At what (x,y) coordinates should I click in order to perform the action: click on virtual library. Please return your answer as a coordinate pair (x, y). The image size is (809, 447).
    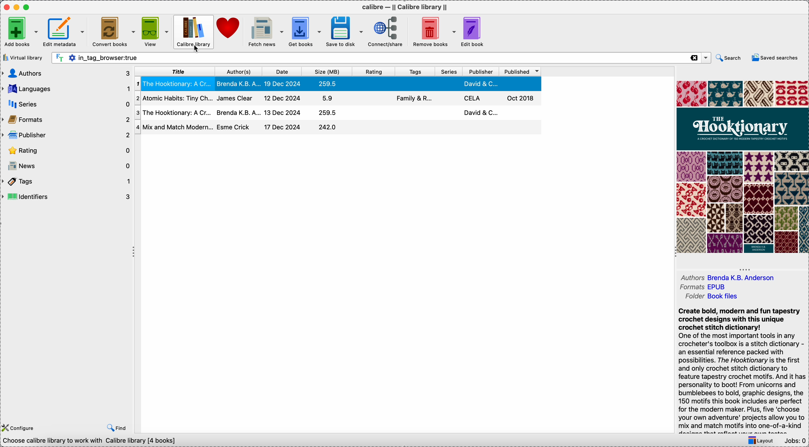
    Looking at the image, I should click on (23, 57).